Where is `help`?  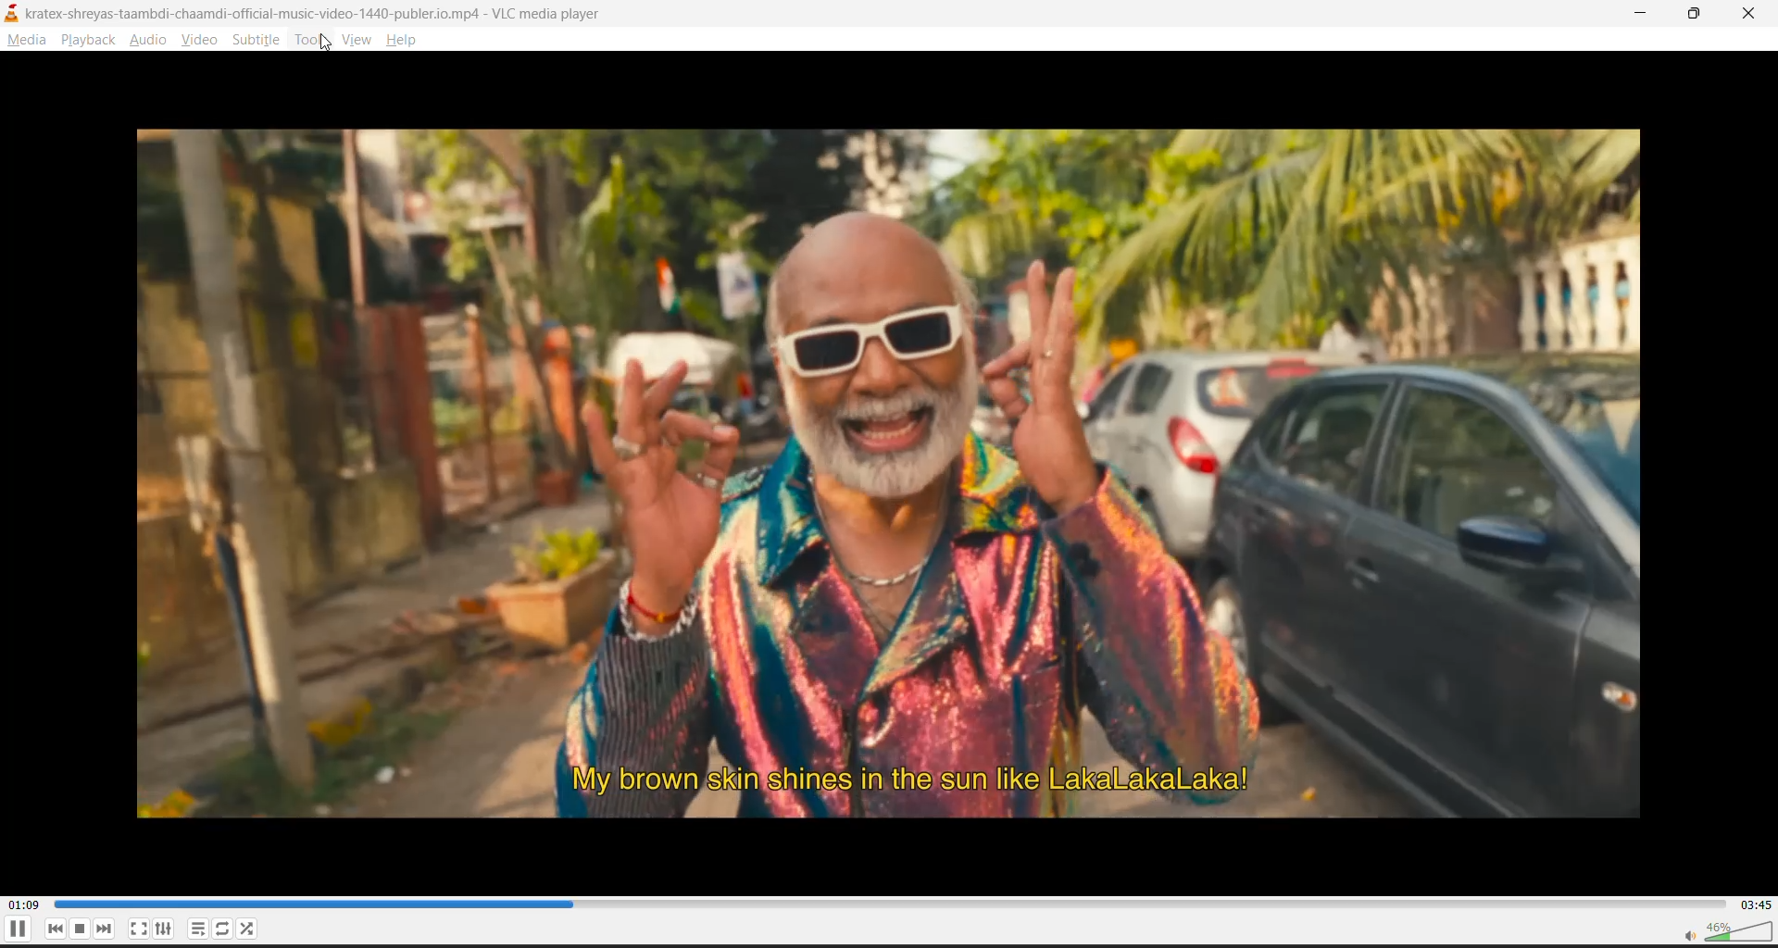
help is located at coordinates (406, 40).